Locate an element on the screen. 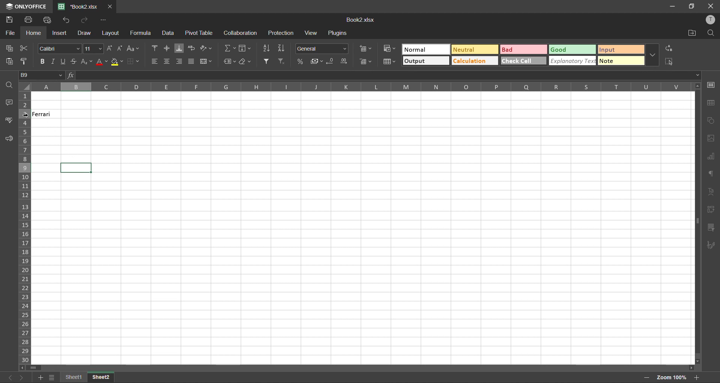  formula is located at coordinates (141, 34).